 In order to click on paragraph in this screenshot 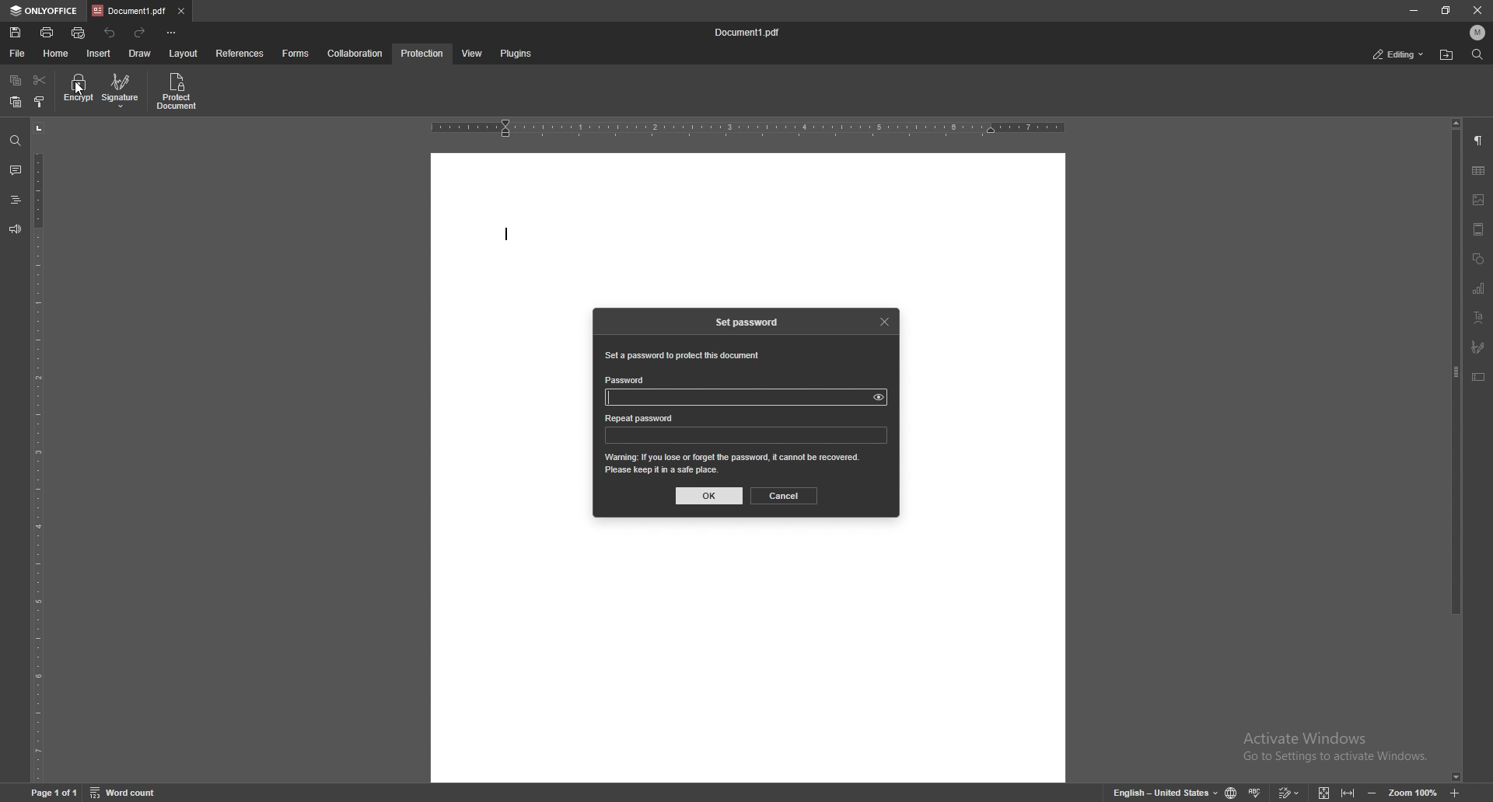, I will do `click(1477, 141)`.